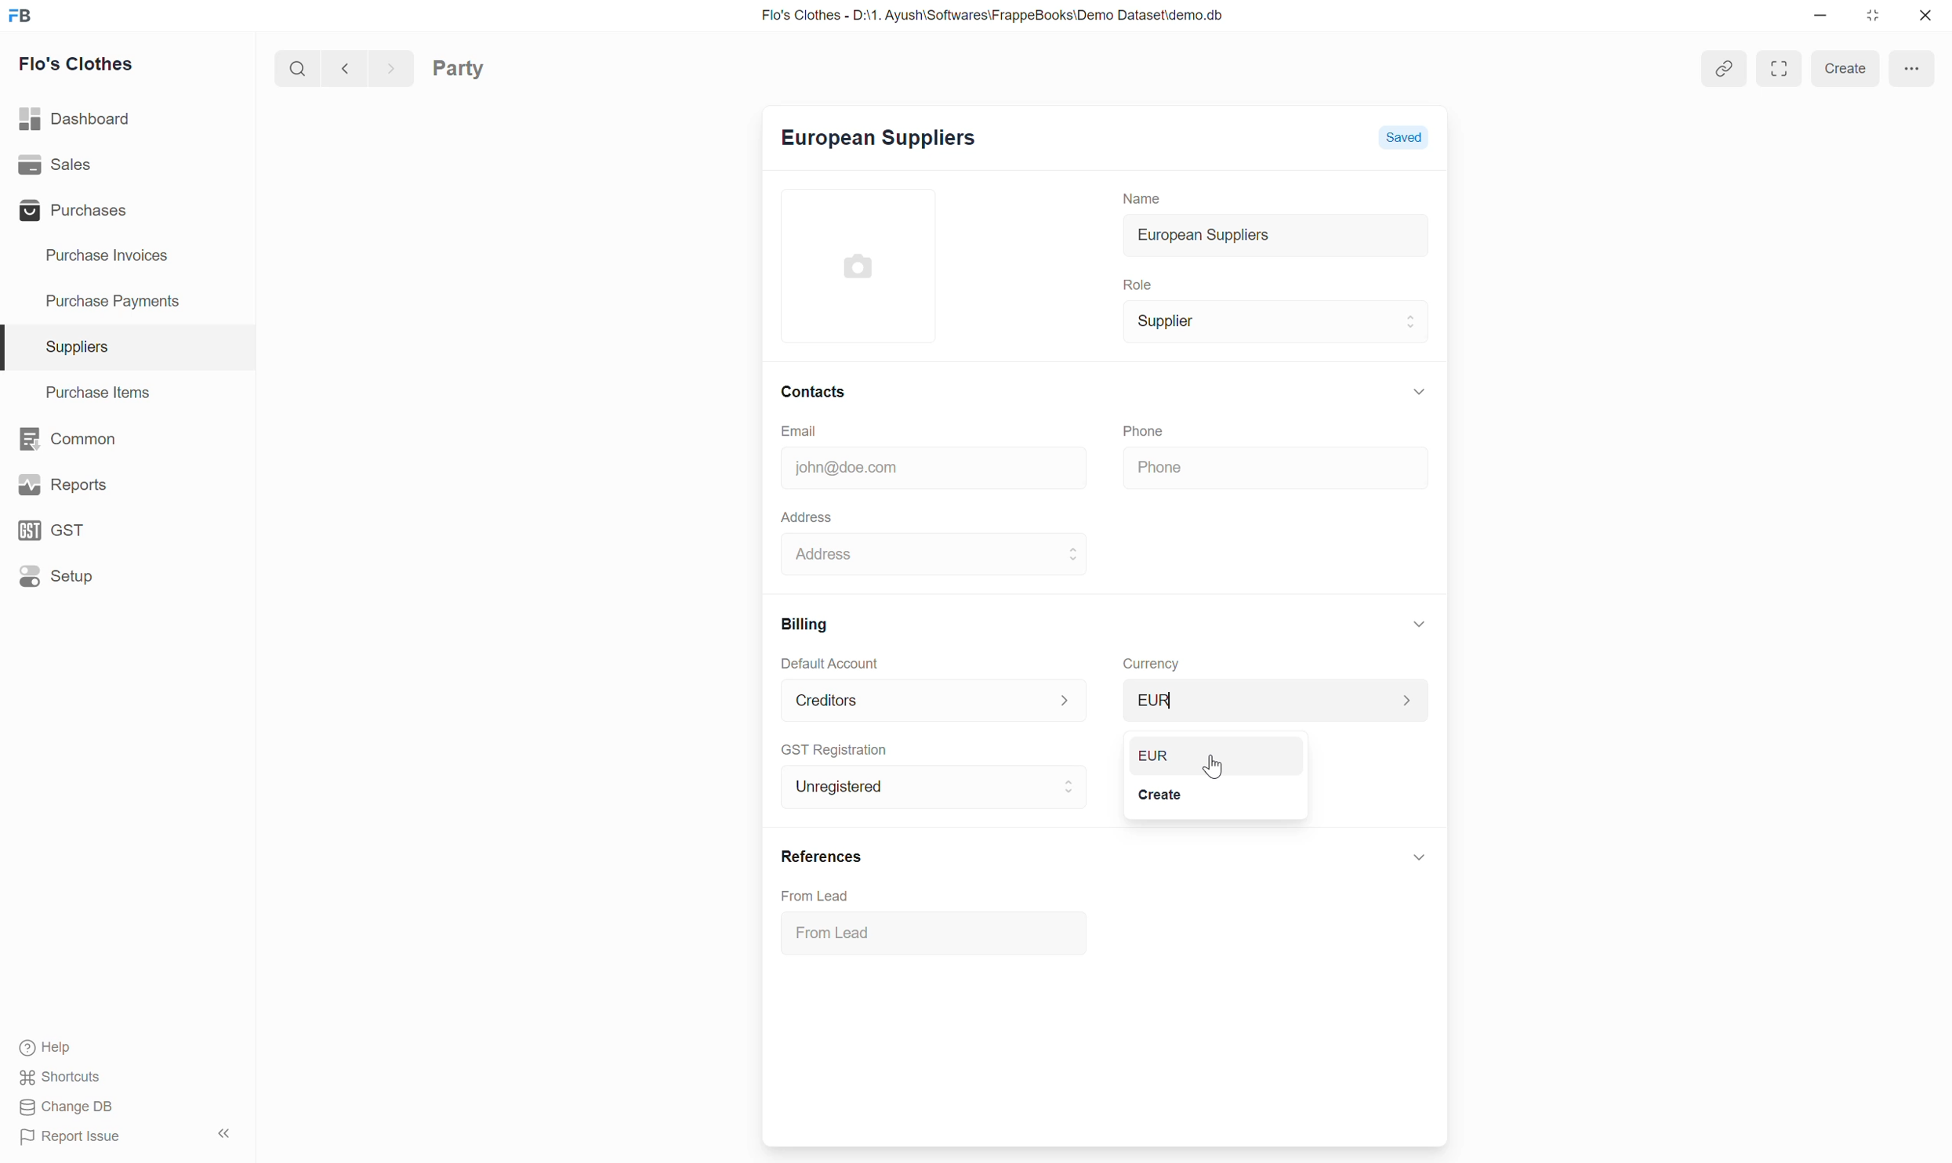 The width and height of the screenshot is (1952, 1163). I want to click on common, so click(67, 440).